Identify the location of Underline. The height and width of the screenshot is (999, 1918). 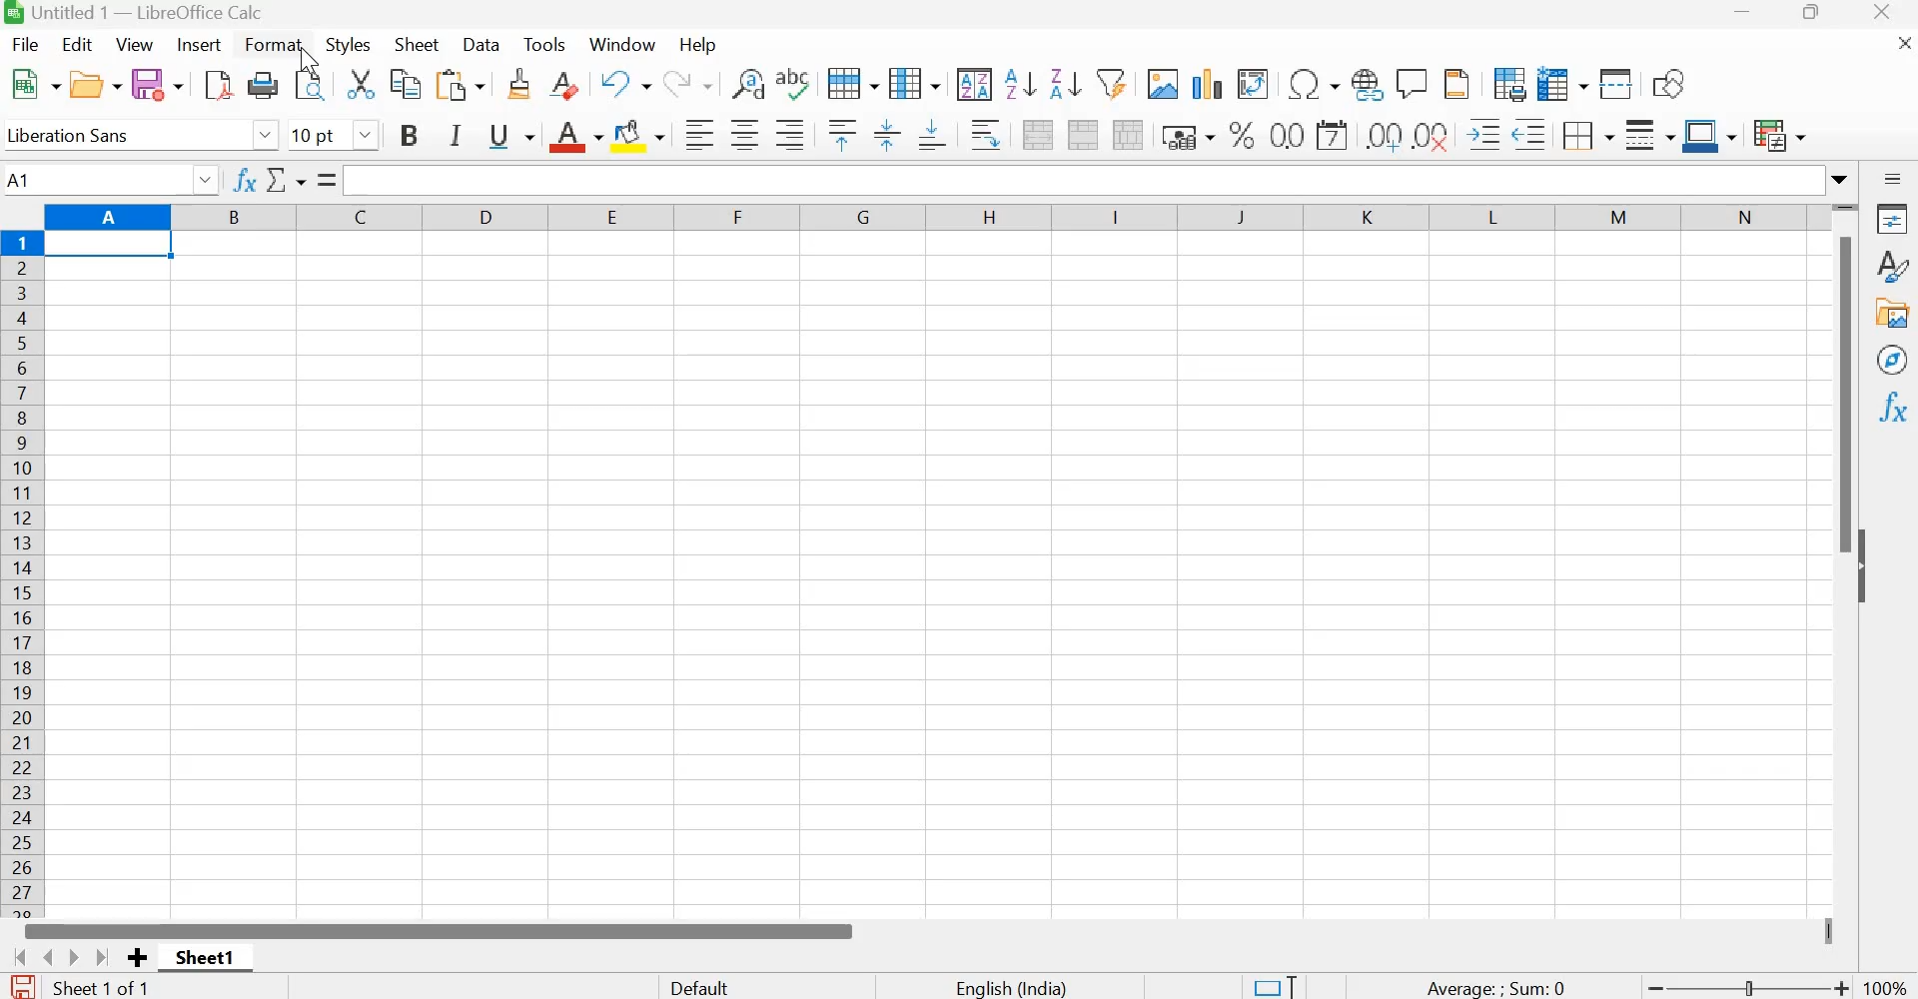
(509, 134).